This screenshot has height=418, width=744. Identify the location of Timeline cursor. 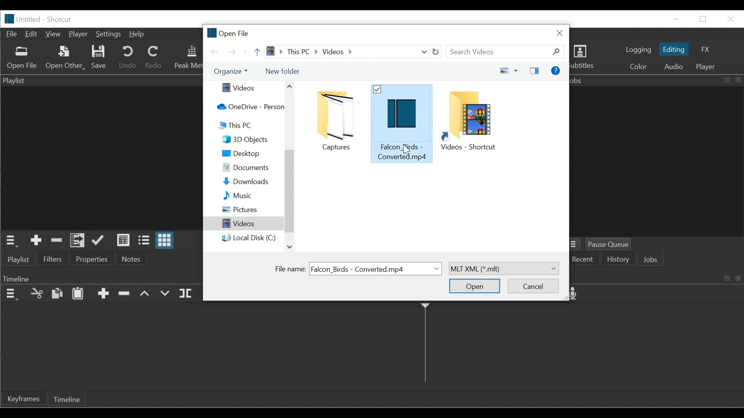
(425, 345).